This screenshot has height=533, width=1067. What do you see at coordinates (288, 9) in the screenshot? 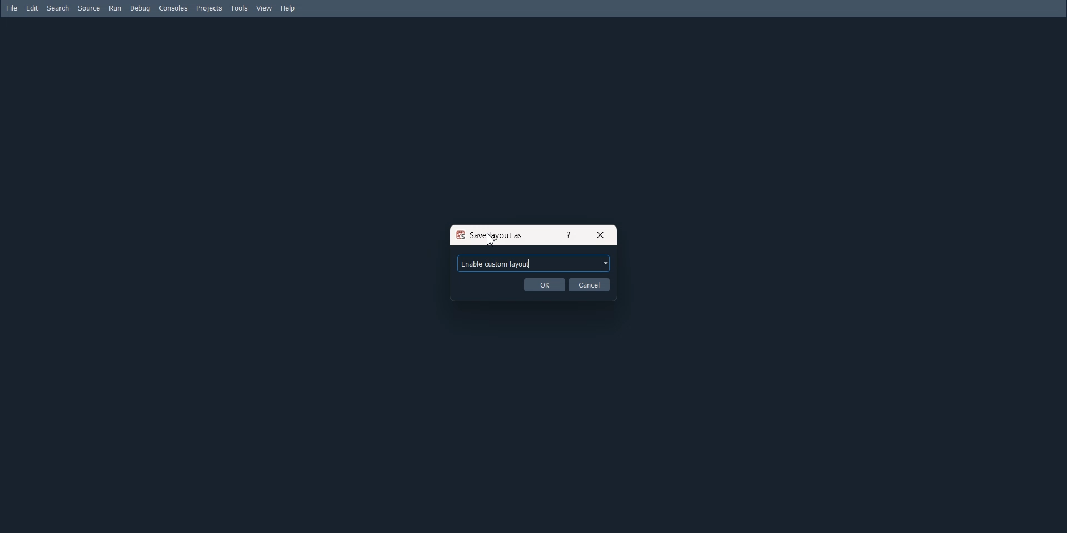
I see `Help` at bounding box center [288, 9].